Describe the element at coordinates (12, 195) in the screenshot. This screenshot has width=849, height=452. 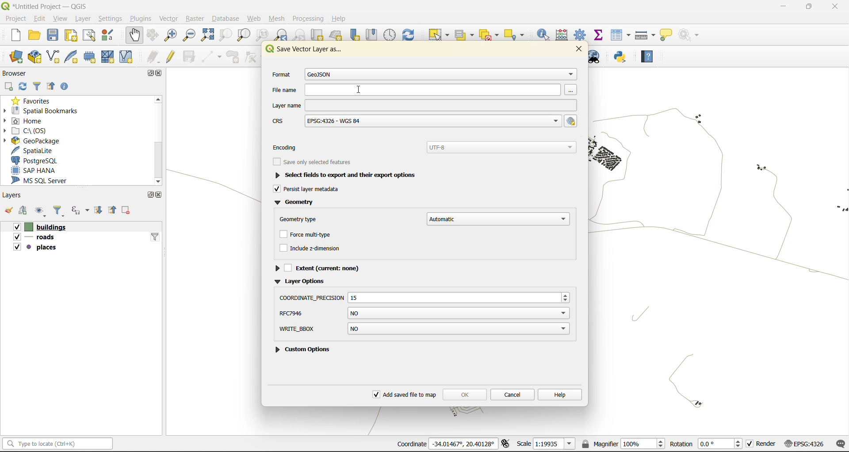
I see `layers` at that location.